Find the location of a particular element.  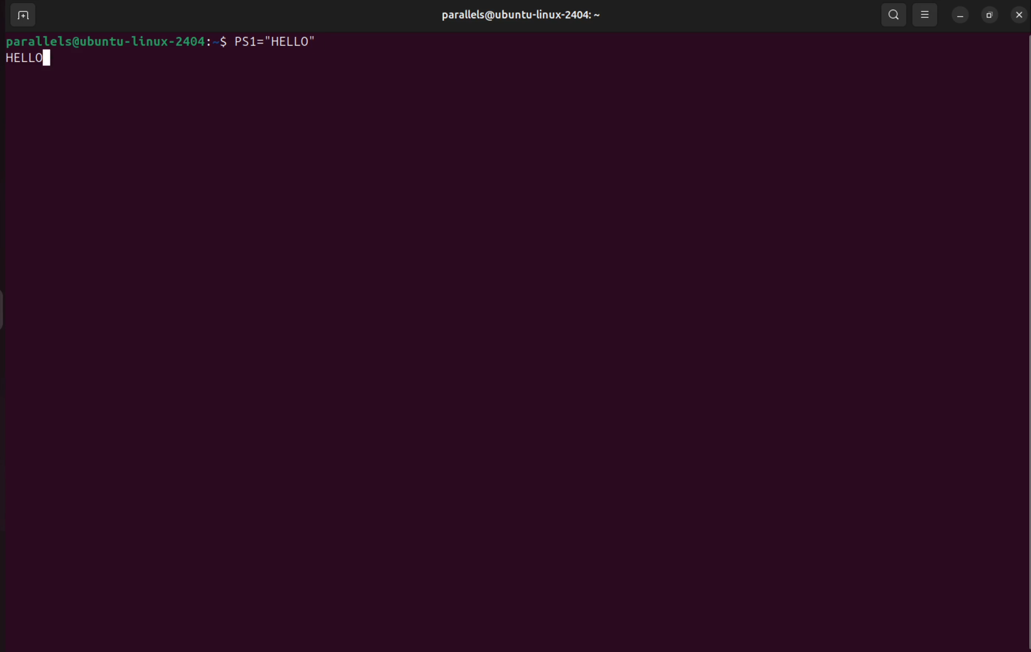

close is located at coordinates (1018, 15).